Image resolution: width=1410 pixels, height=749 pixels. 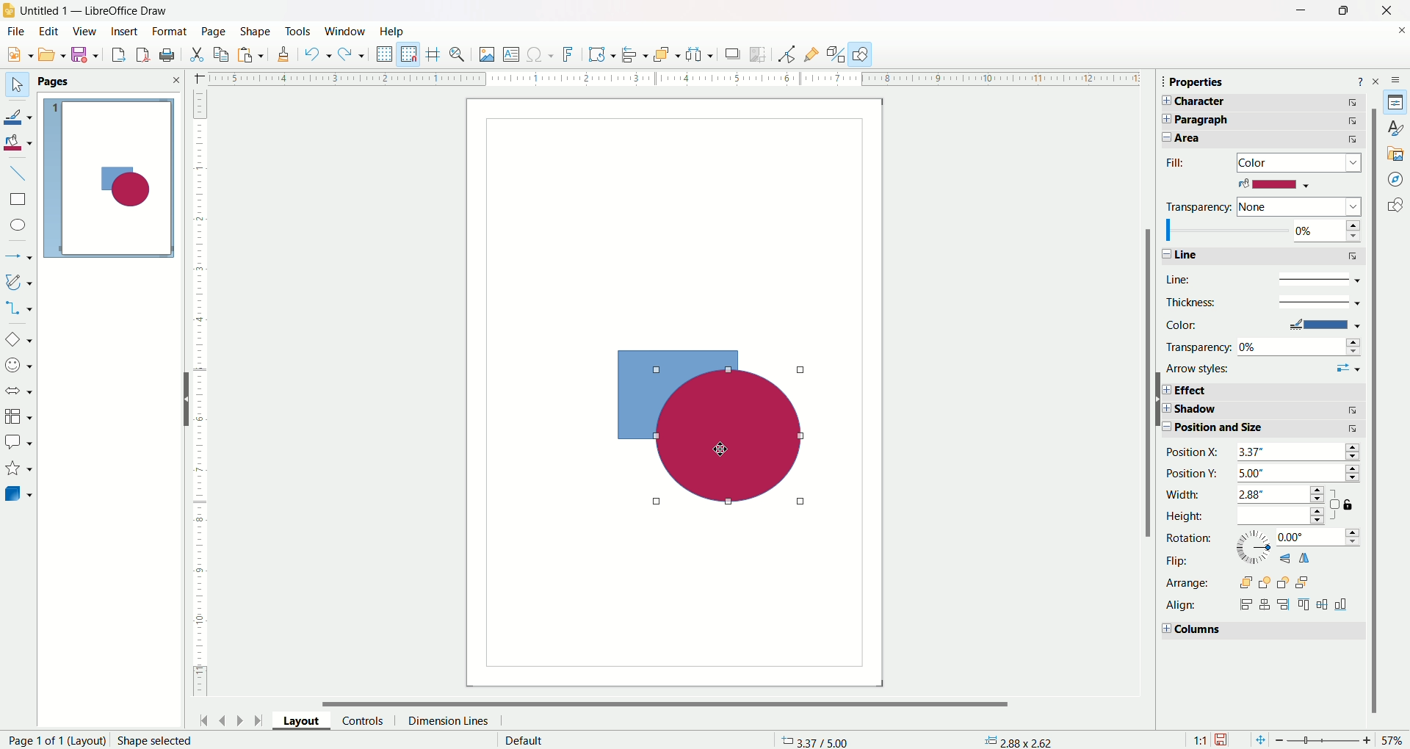 I want to click on tools, so click(x=298, y=31).